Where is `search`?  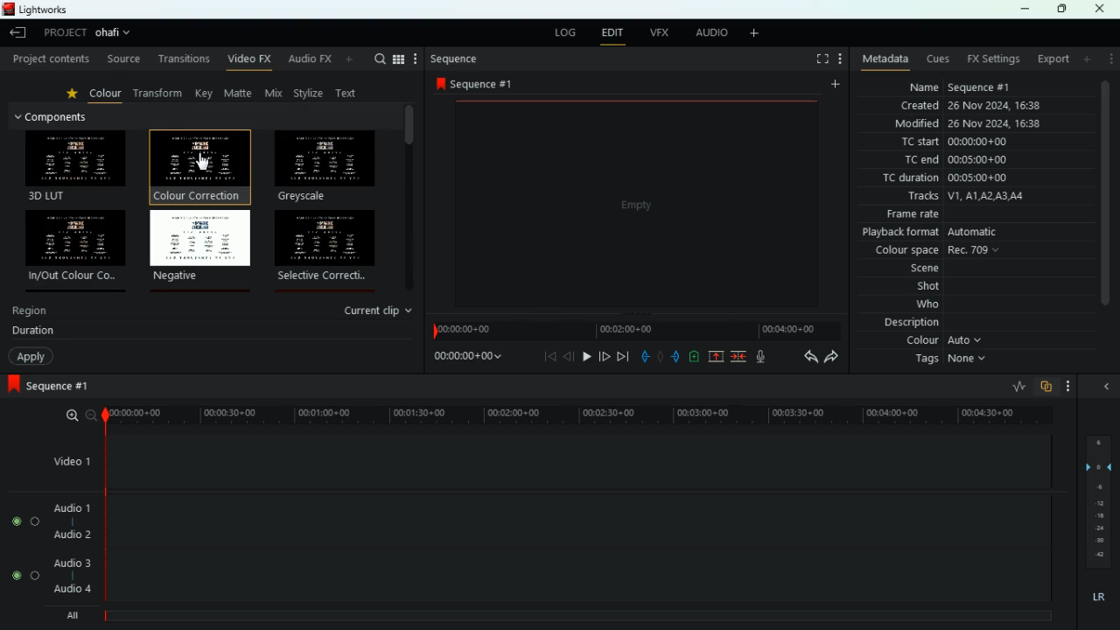 search is located at coordinates (380, 59).